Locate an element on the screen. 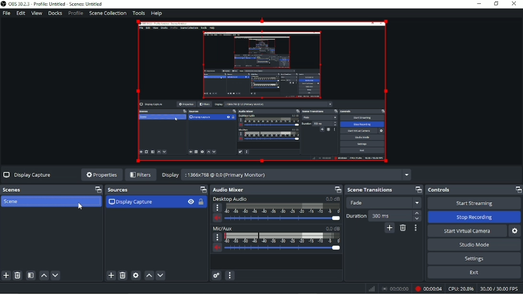  File is located at coordinates (7, 13).